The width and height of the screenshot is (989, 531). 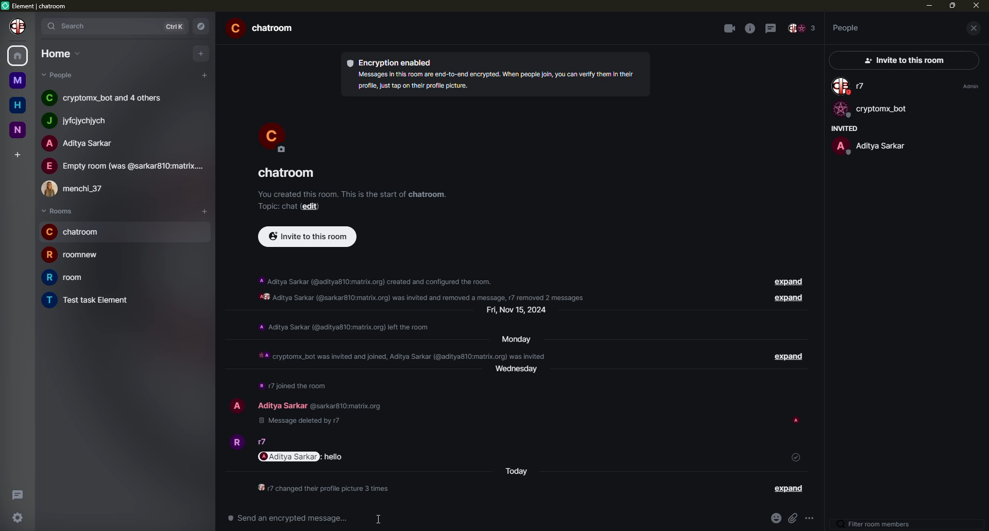 I want to click on day, so click(x=520, y=373).